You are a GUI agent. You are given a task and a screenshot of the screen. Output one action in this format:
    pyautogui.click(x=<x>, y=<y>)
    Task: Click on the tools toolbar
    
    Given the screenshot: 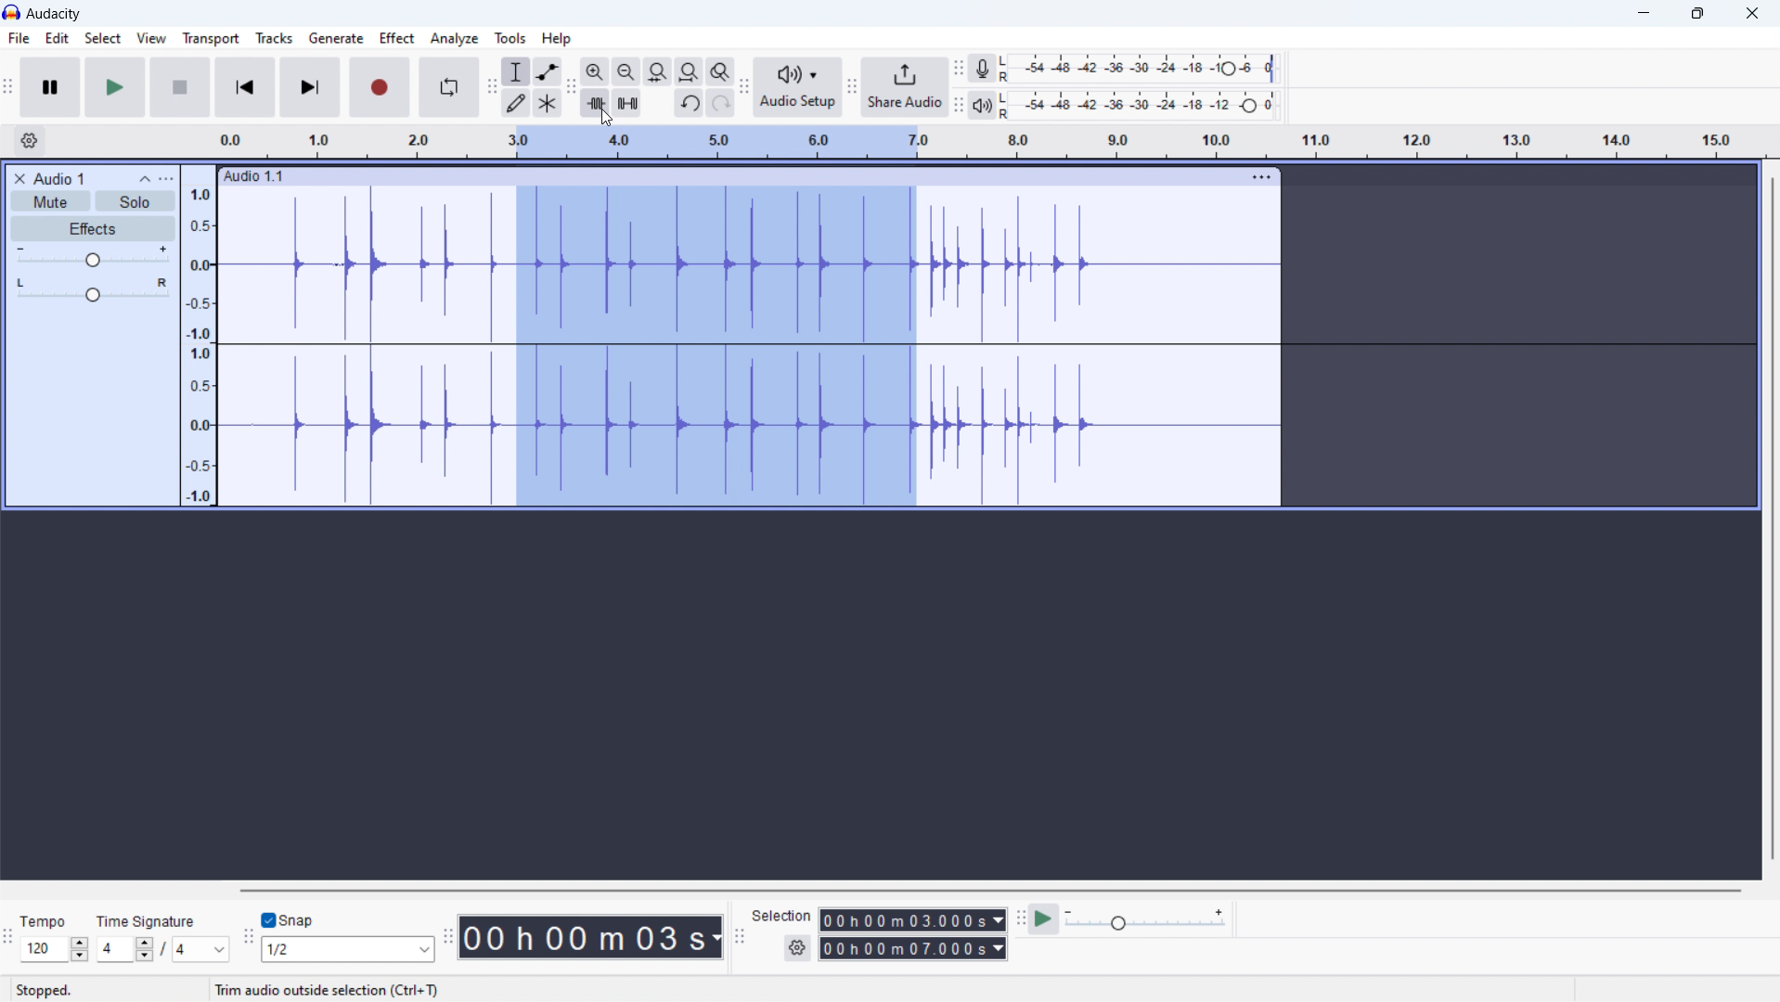 What is the action you would take?
    pyautogui.click(x=491, y=87)
    